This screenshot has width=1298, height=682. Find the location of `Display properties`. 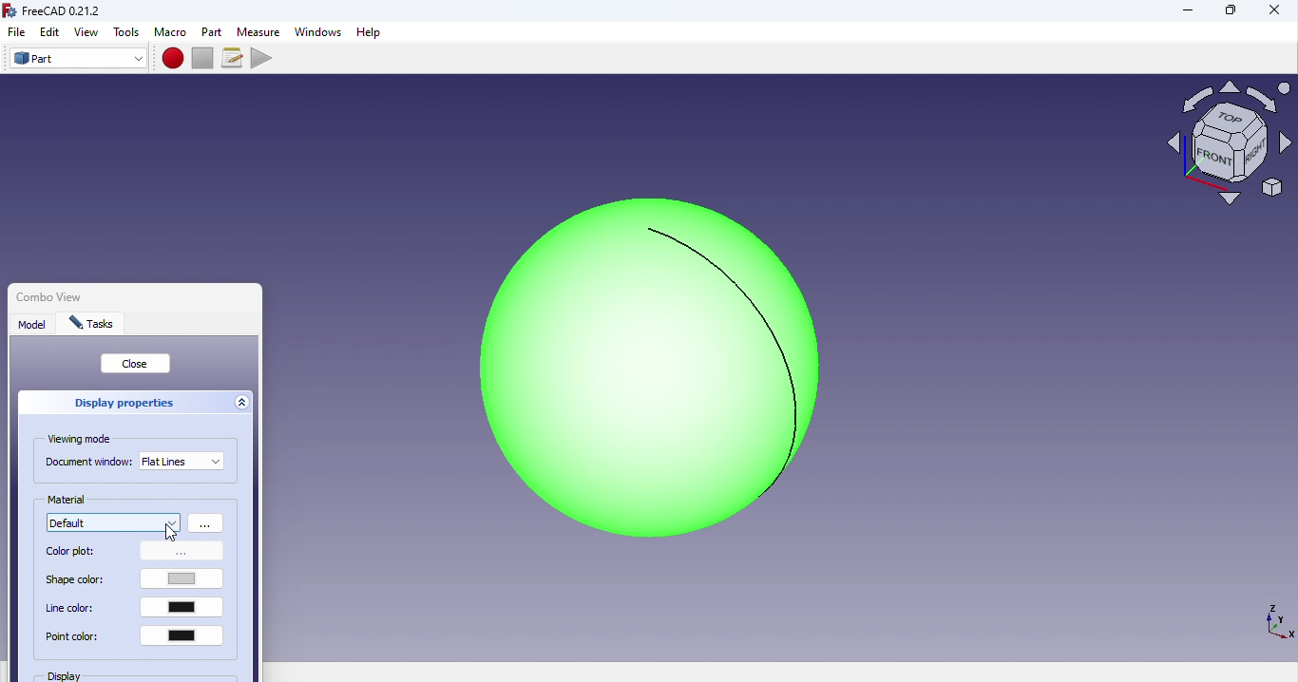

Display properties is located at coordinates (119, 403).